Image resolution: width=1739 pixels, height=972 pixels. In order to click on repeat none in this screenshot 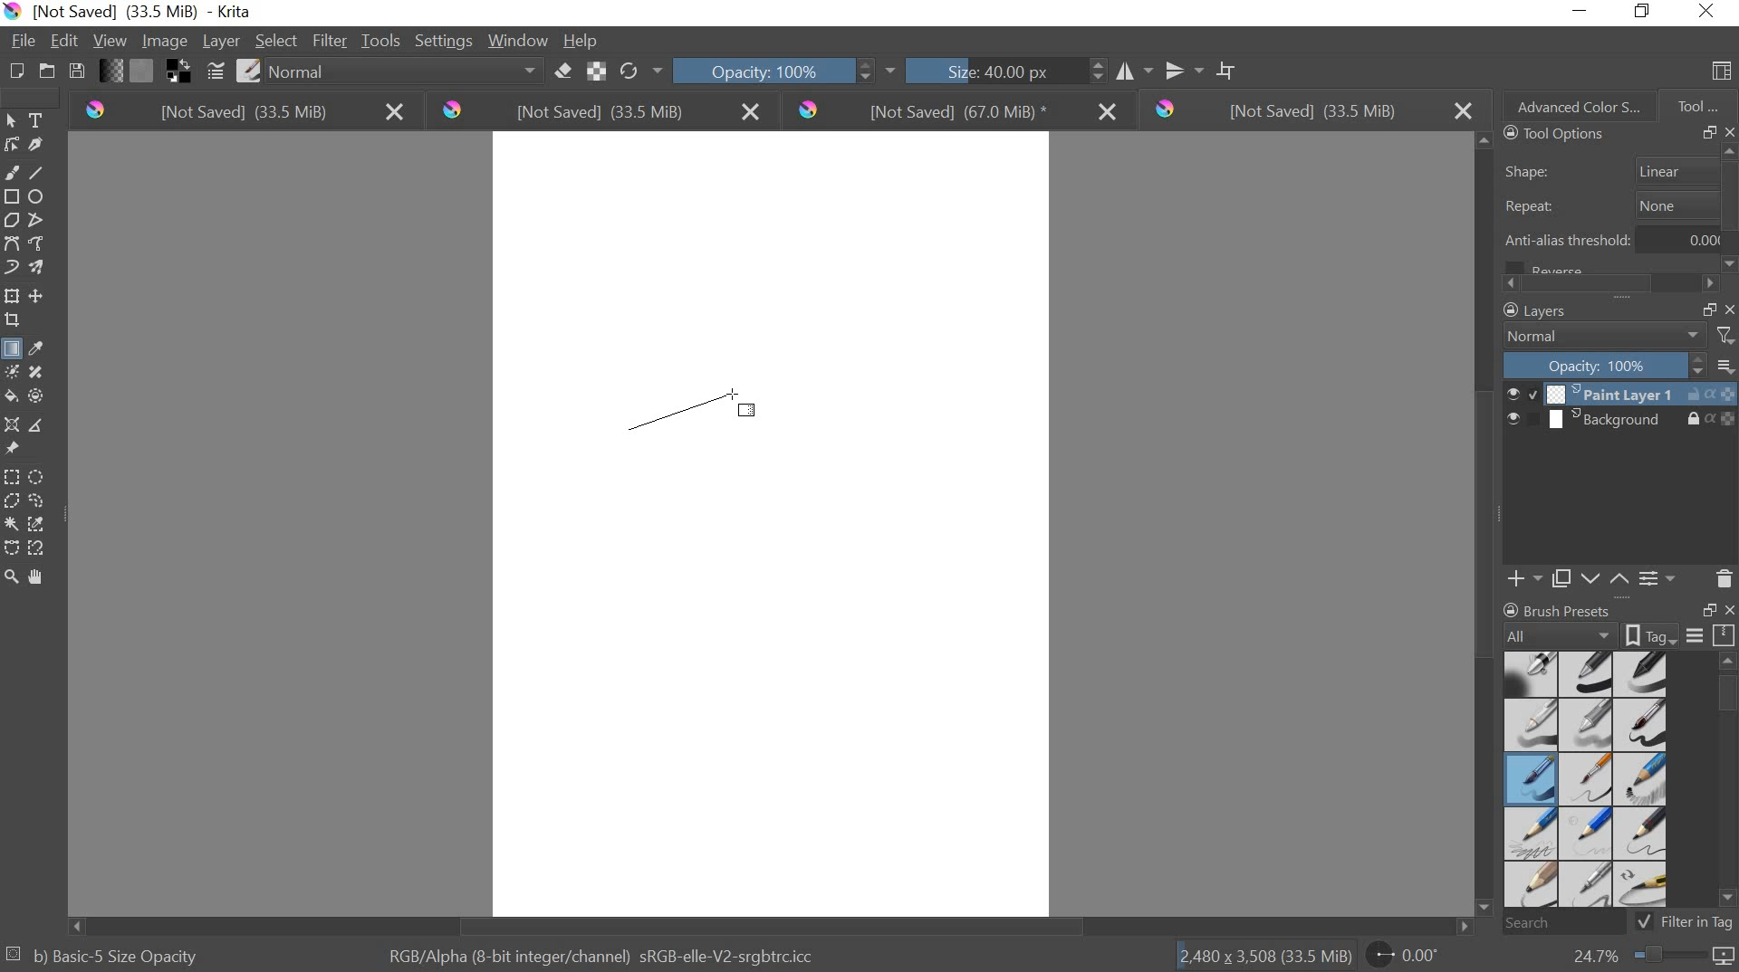, I will do `click(1613, 206)`.